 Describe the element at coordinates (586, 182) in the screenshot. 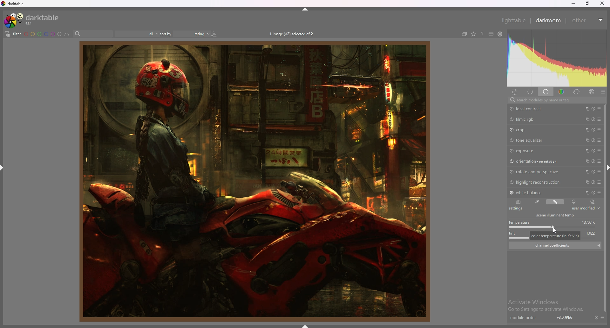

I see `multiple instances action` at that location.